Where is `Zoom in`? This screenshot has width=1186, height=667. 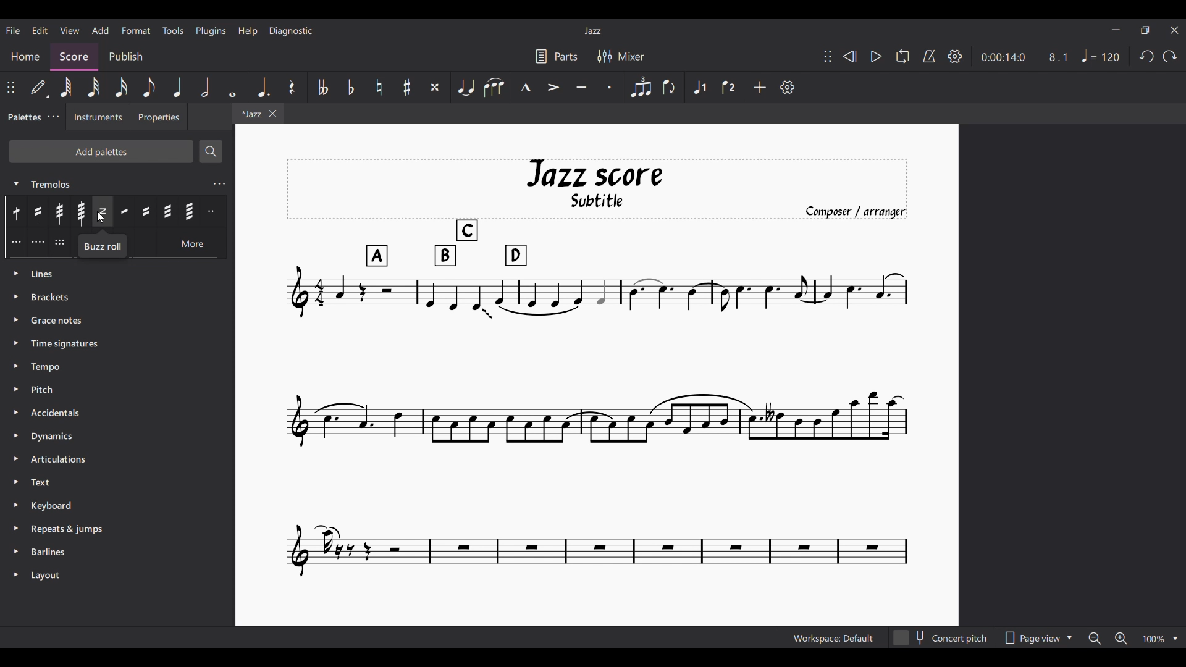 Zoom in is located at coordinates (1121, 638).